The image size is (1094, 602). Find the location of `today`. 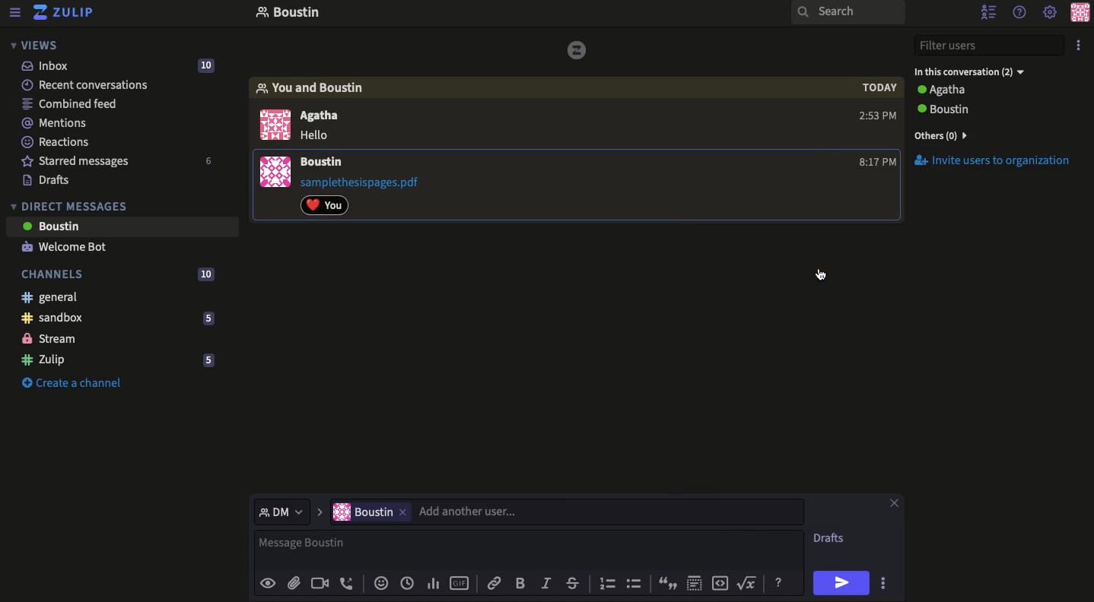

today is located at coordinates (879, 87).